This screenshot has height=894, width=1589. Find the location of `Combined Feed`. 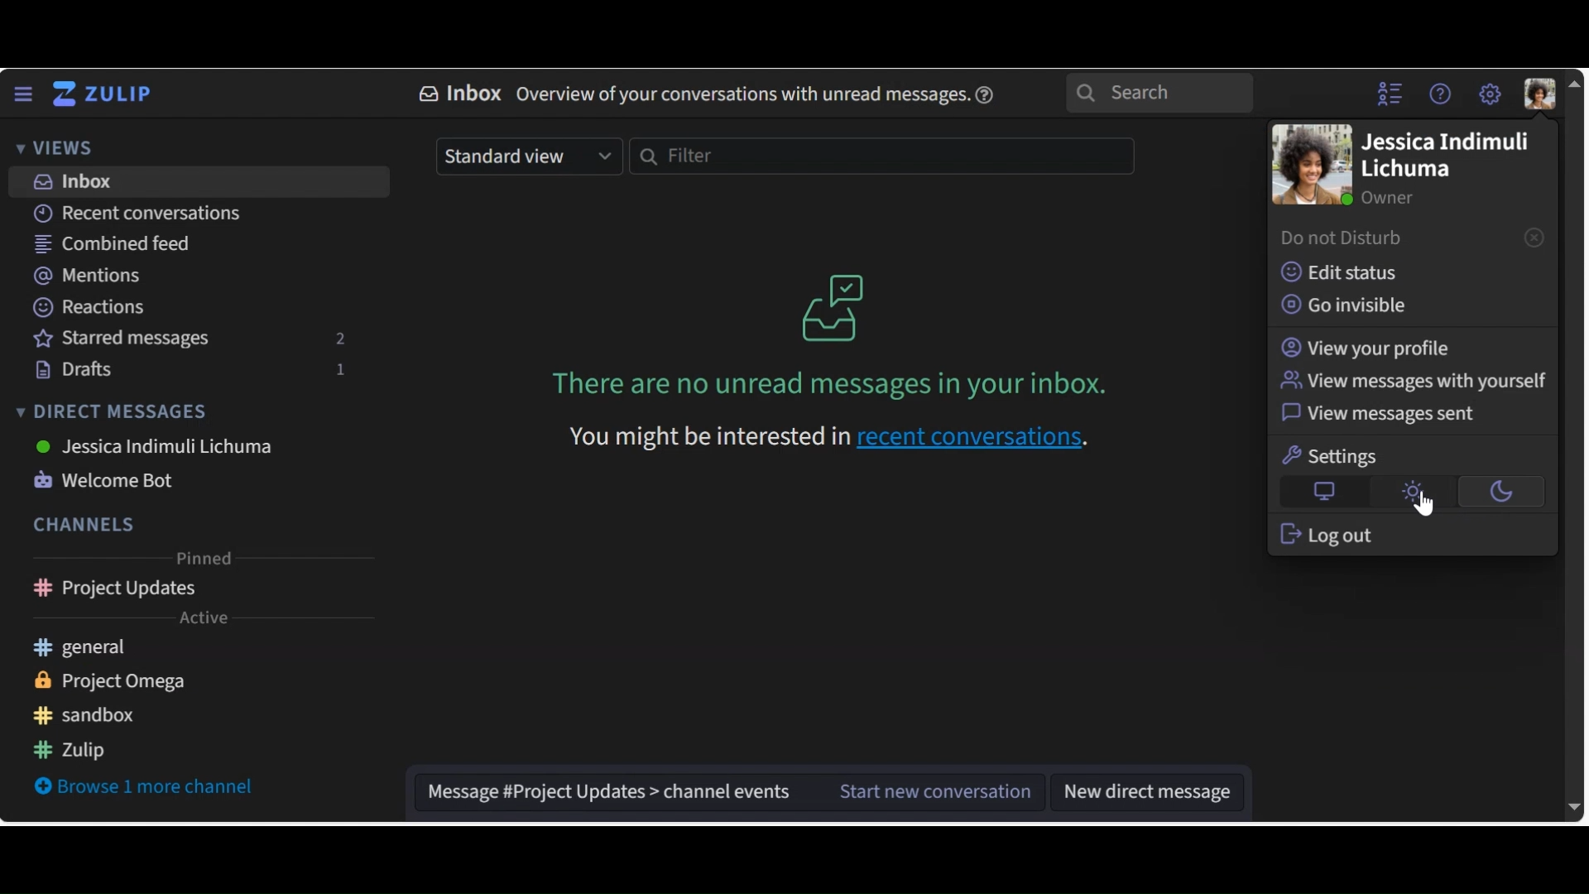

Combined Feed is located at coordinates (113, 246).